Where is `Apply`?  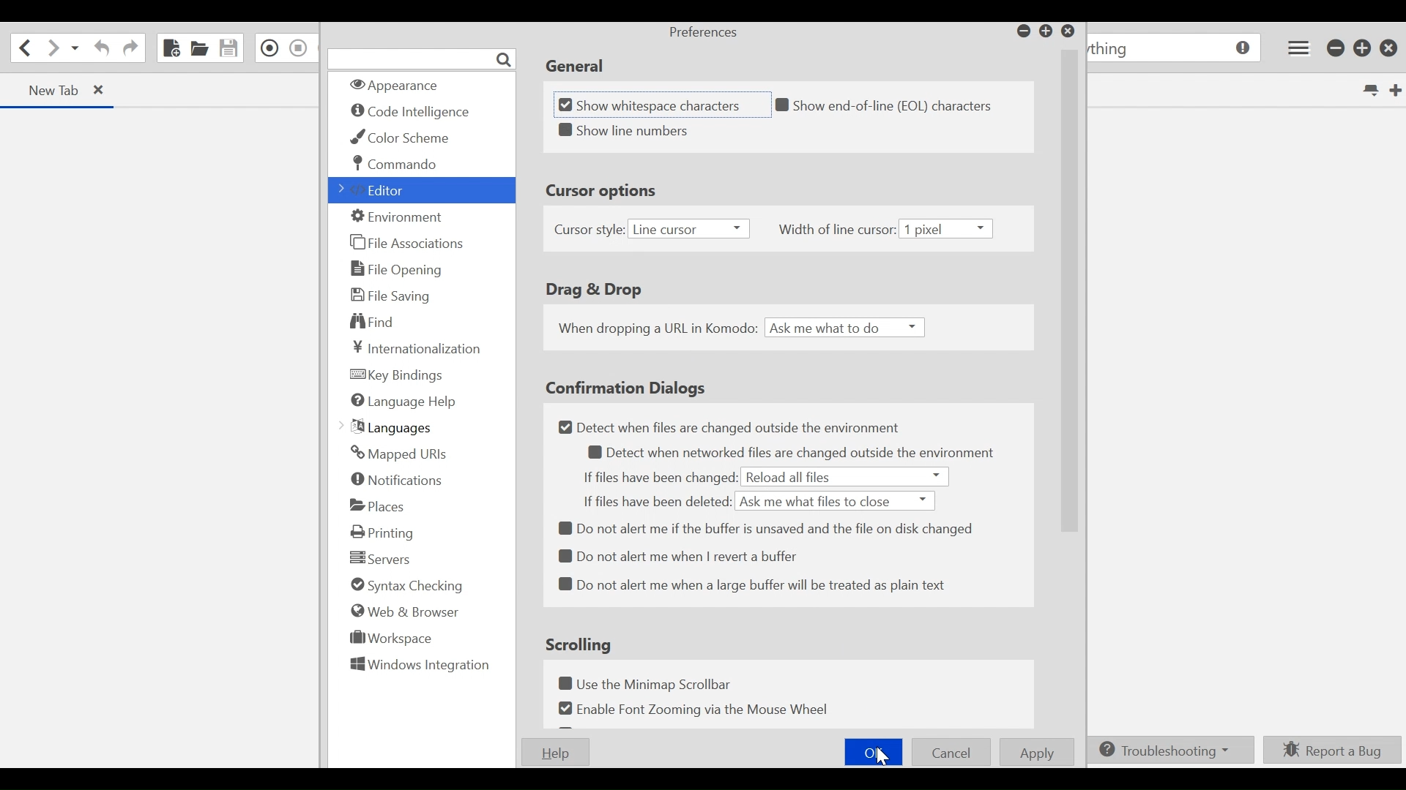 Apply is located at coordinates (1038, 751).